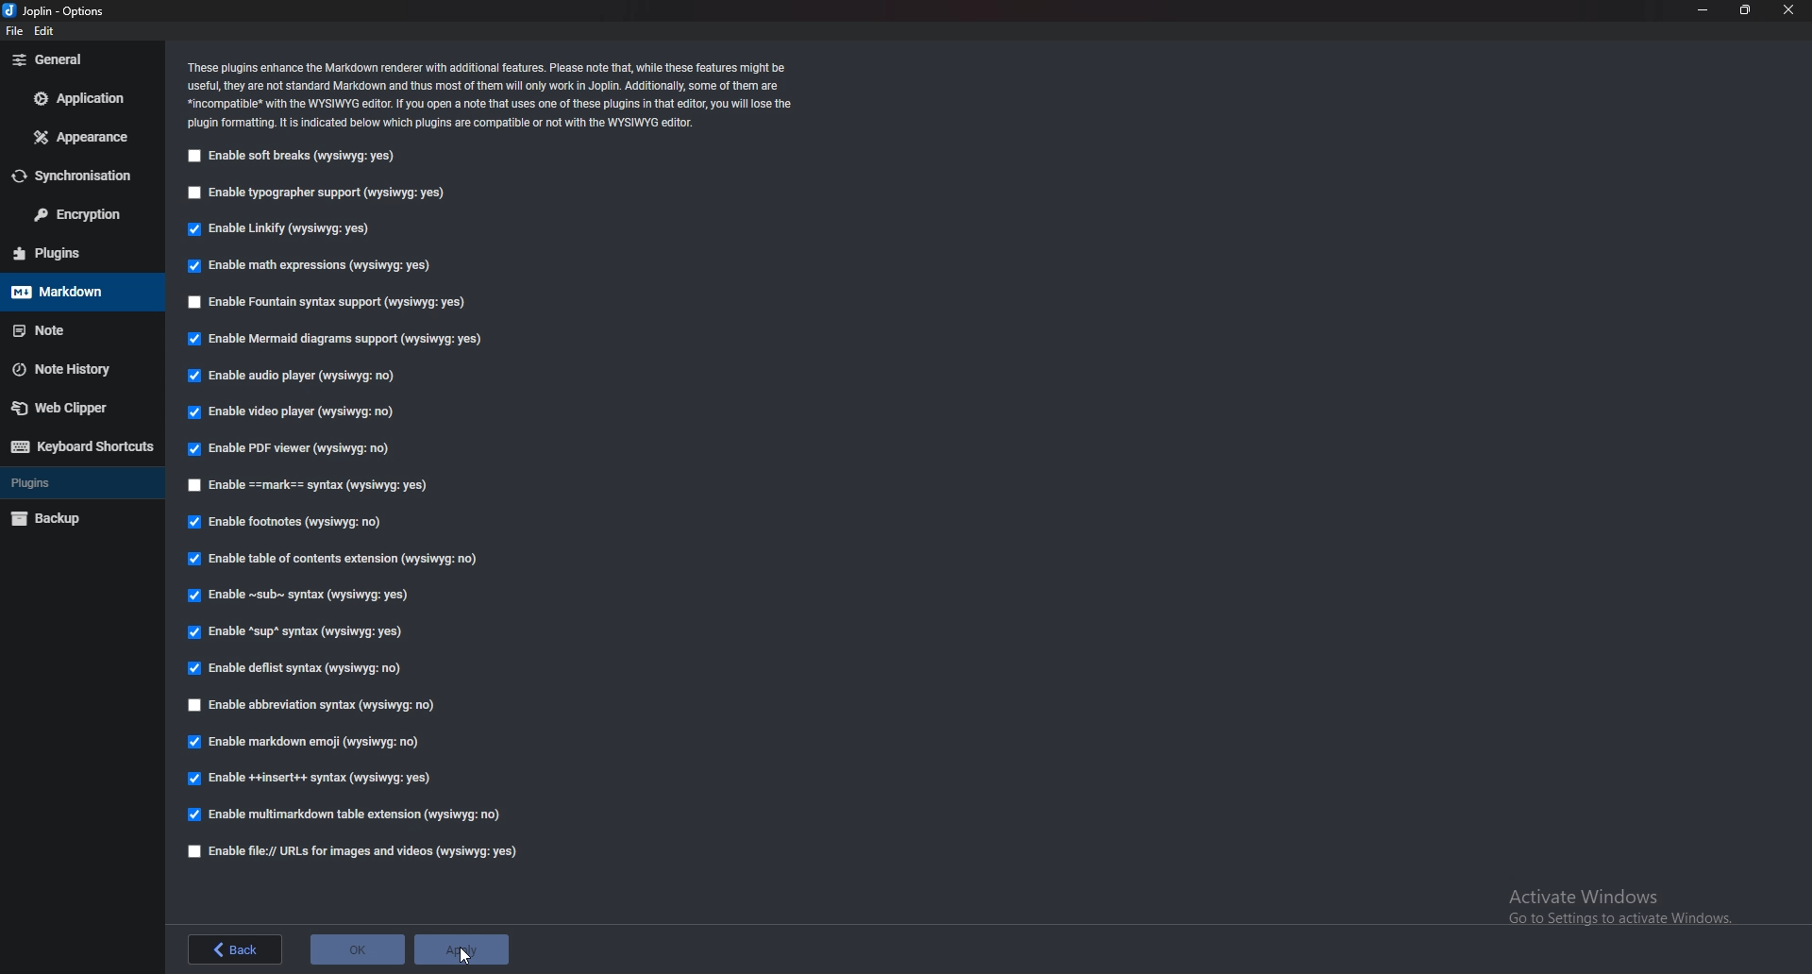  I want to click on plugins, so click(74, 252).